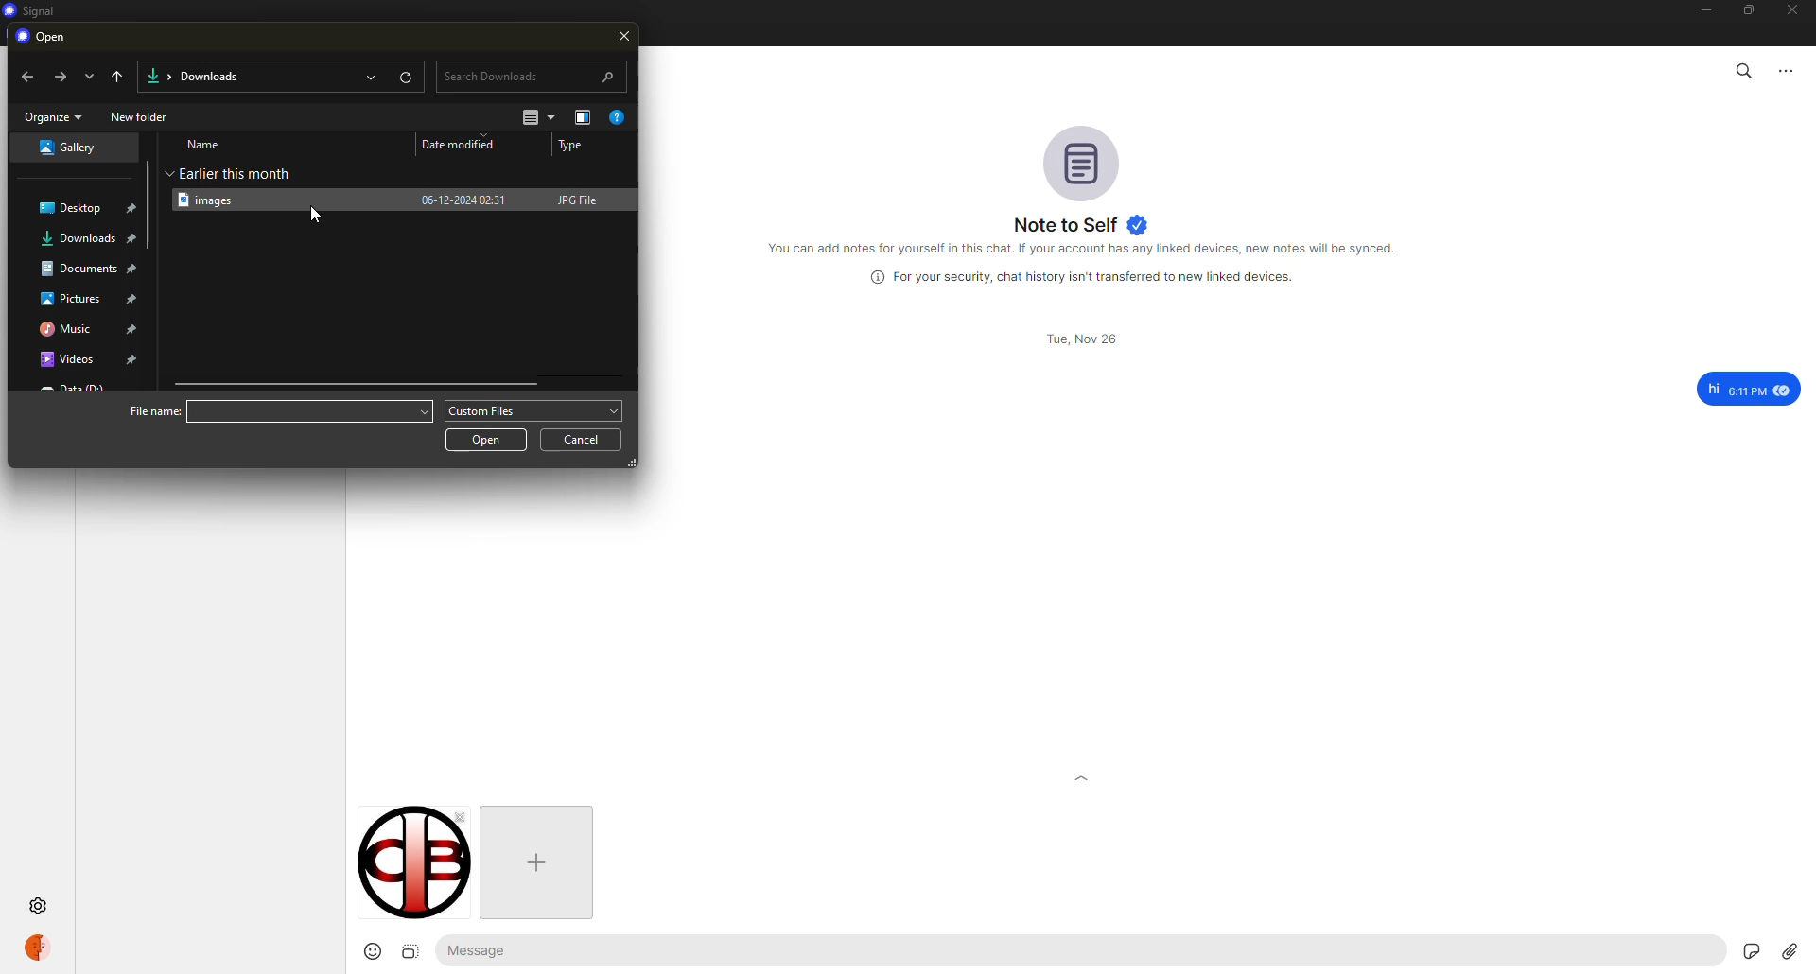 The width and height of the screenshot is (1816, 974). Describe the element at coordinates (154, 410) in the screenshot. I see `file name` at that location.